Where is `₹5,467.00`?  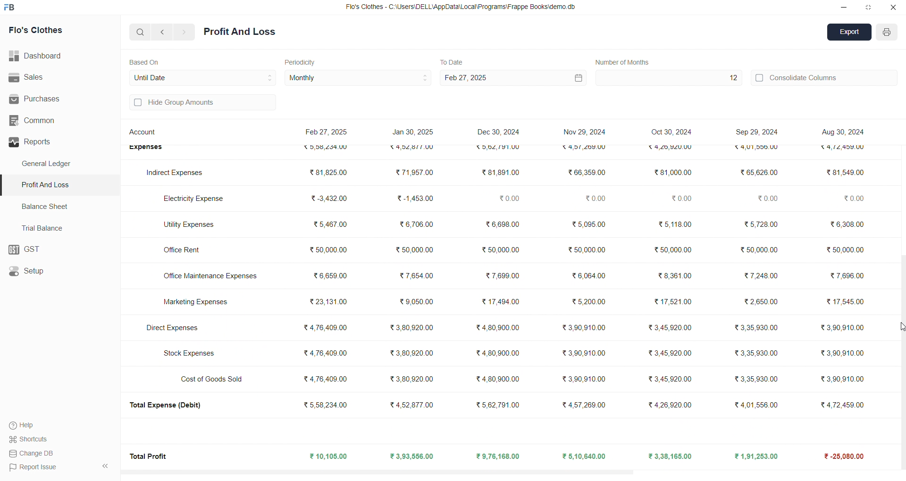
₹5,467.00 is located at coordinates (329, 226).